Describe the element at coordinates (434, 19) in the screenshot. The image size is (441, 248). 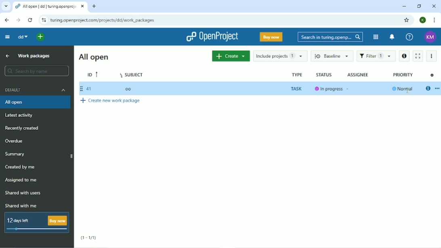
I see `Customize and control google chrome` at that location.